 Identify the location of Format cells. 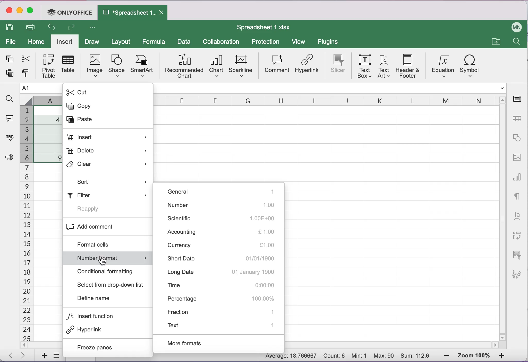
(108, 243).